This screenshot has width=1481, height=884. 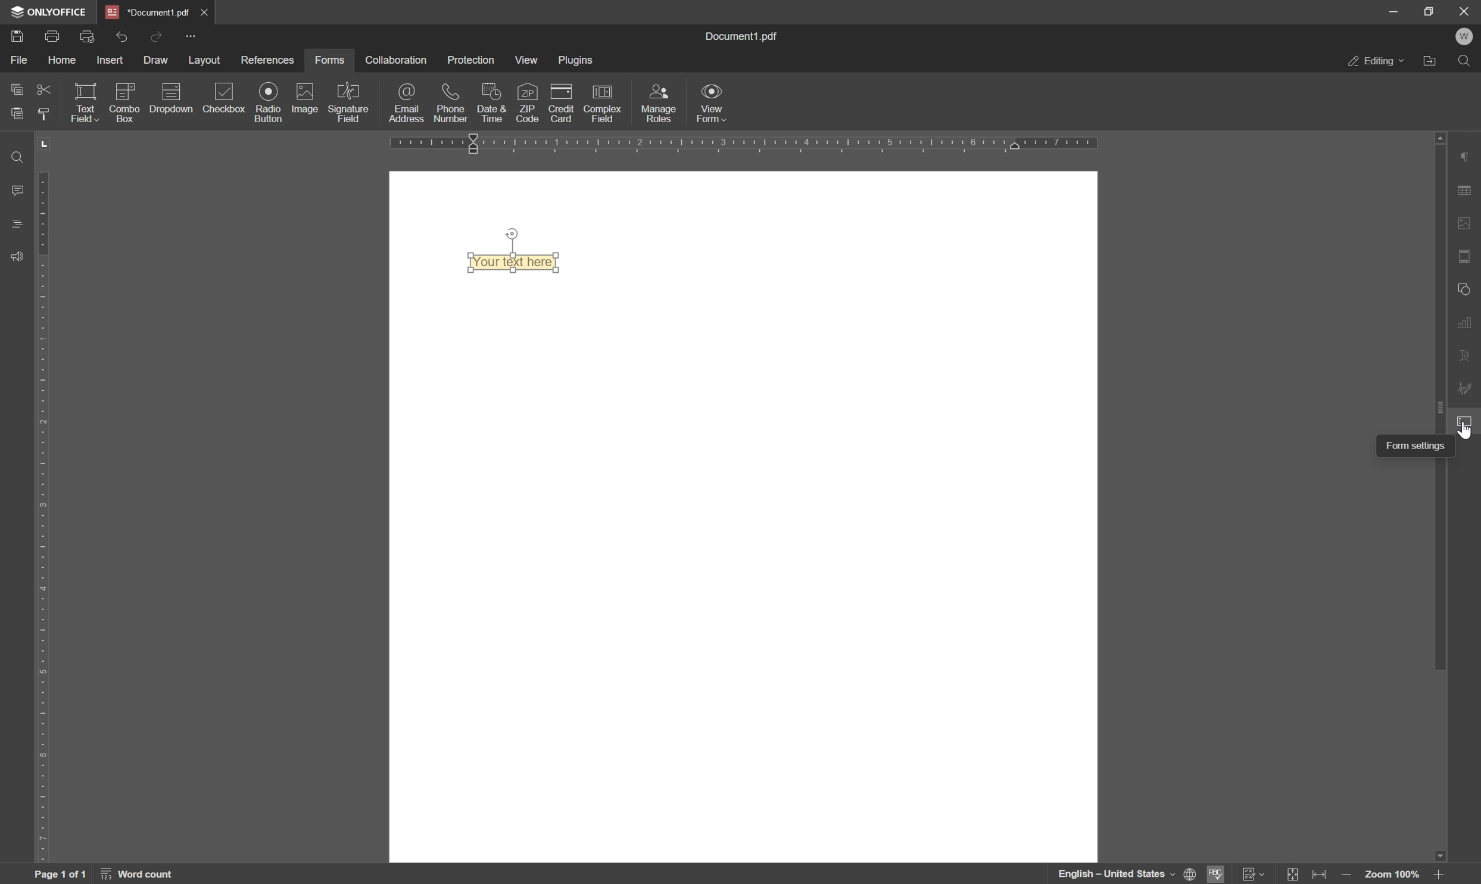 I want to click on text art settings, so click(x=1466, y=351).